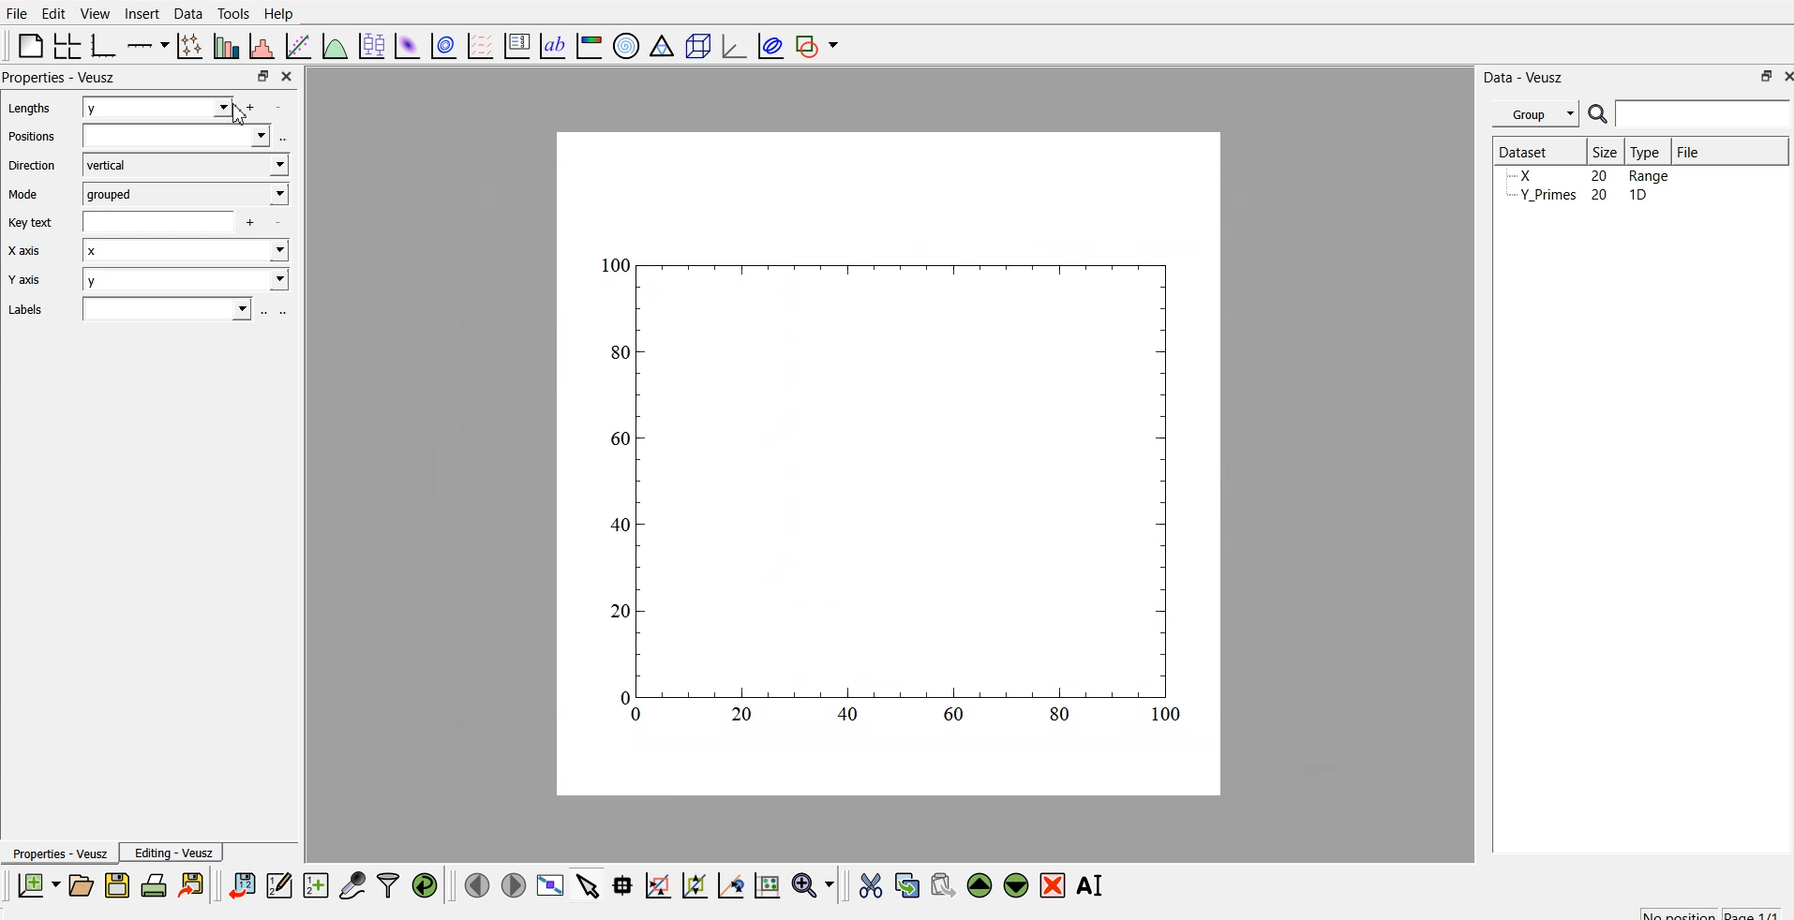 The height and width of the screenshot is (920, 1794). Describe the element at coordinates (732, 46) in the screenshot. I see `3D graph` at that location.